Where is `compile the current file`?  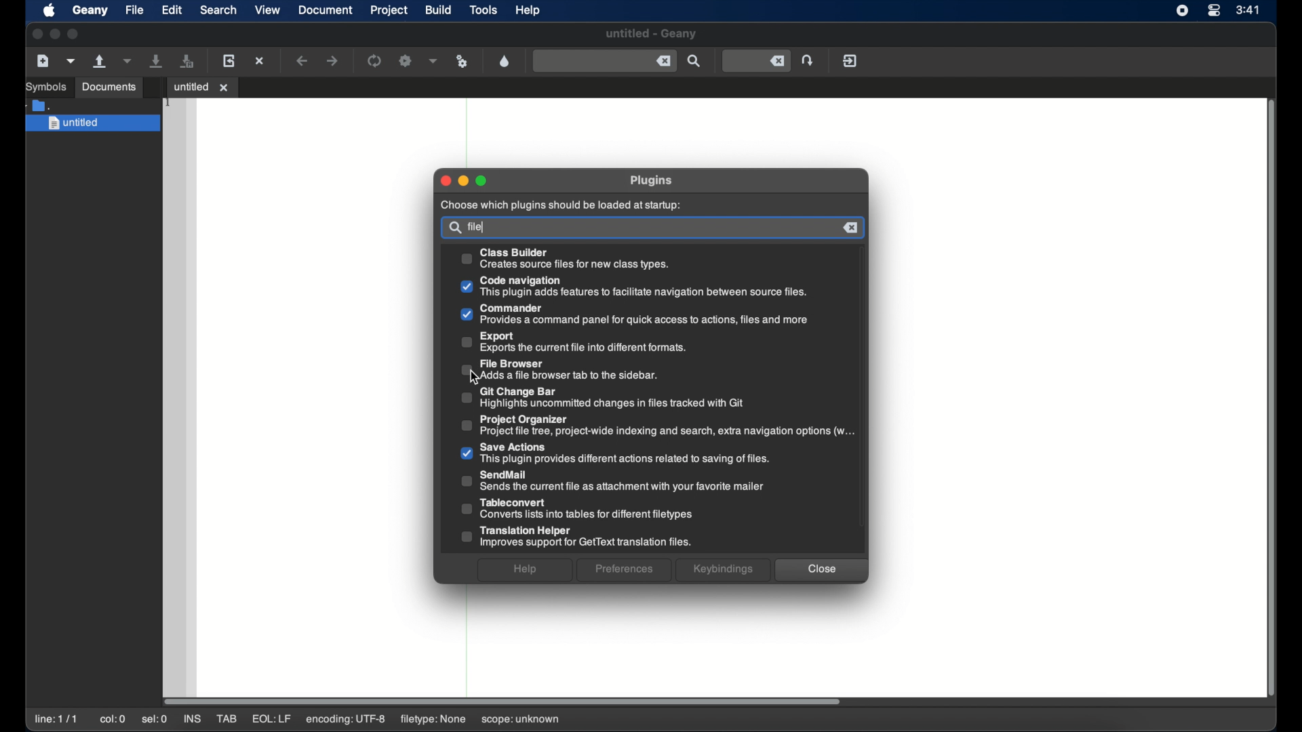 compile the current file is located at coordinates (374, 60).